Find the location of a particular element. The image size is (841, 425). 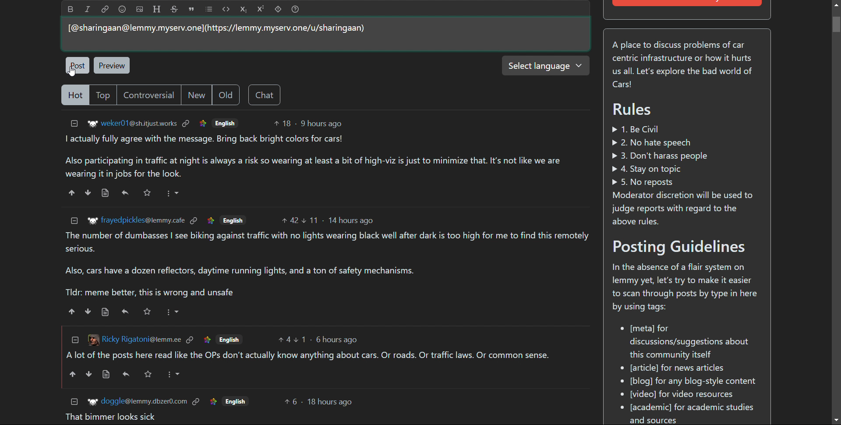

Starred is located at coordinates (148, 193).